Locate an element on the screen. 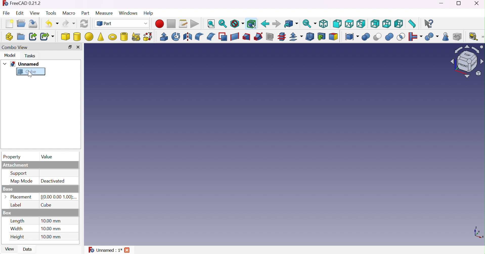  Deactivated is located at coordinates (53, 181).